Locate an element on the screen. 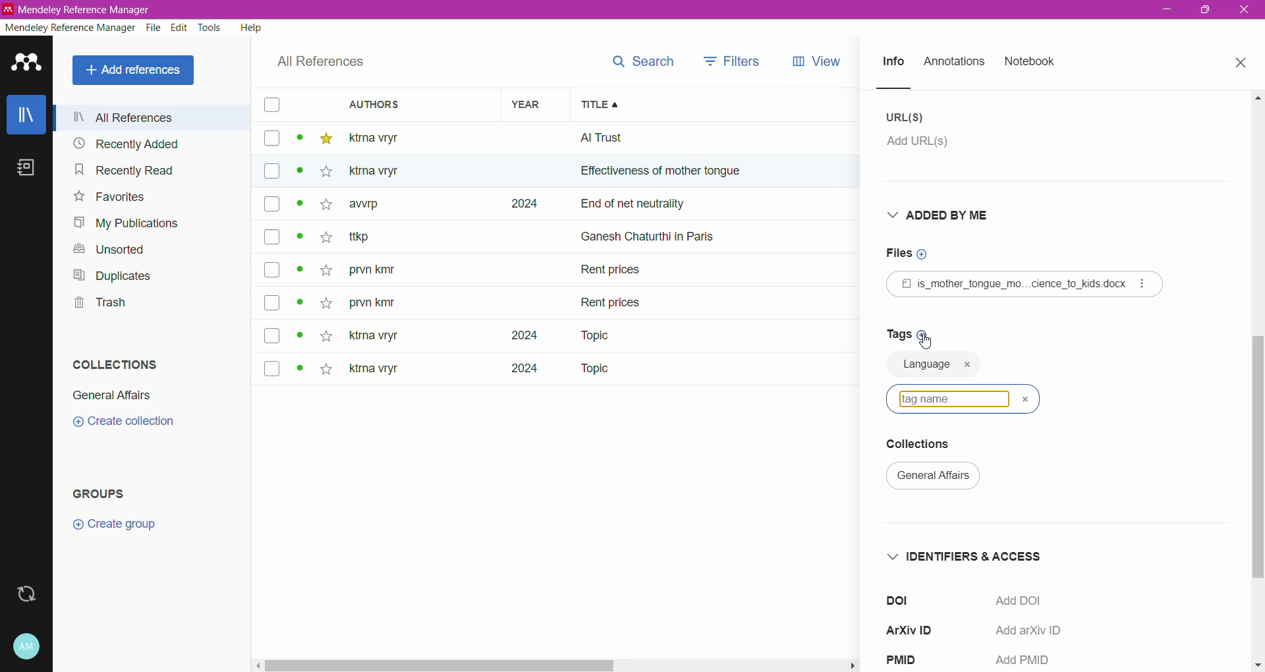 The width and height of the screenshot is (1265, 672). Mendeley Reference Manager is located at coordinates (70, 28).